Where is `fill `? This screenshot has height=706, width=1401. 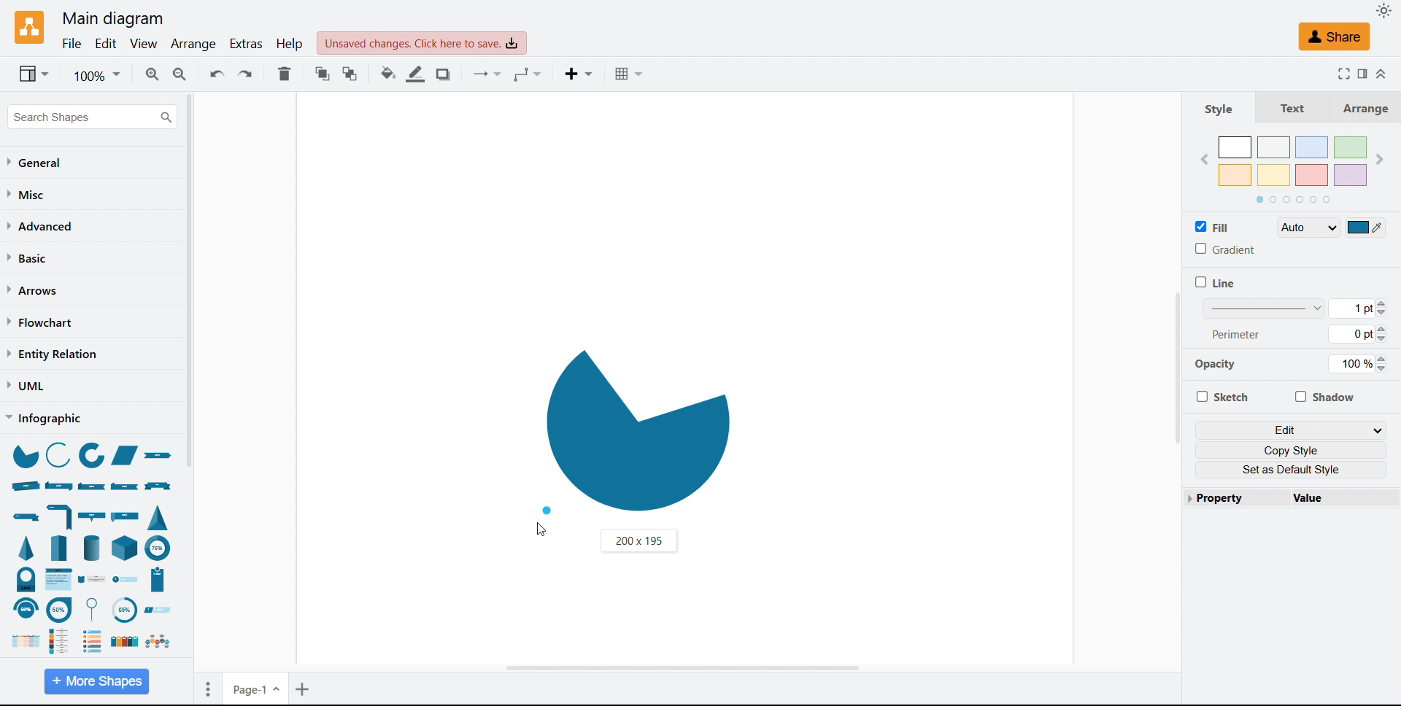
fill  is located at coordinates (1213, 226).